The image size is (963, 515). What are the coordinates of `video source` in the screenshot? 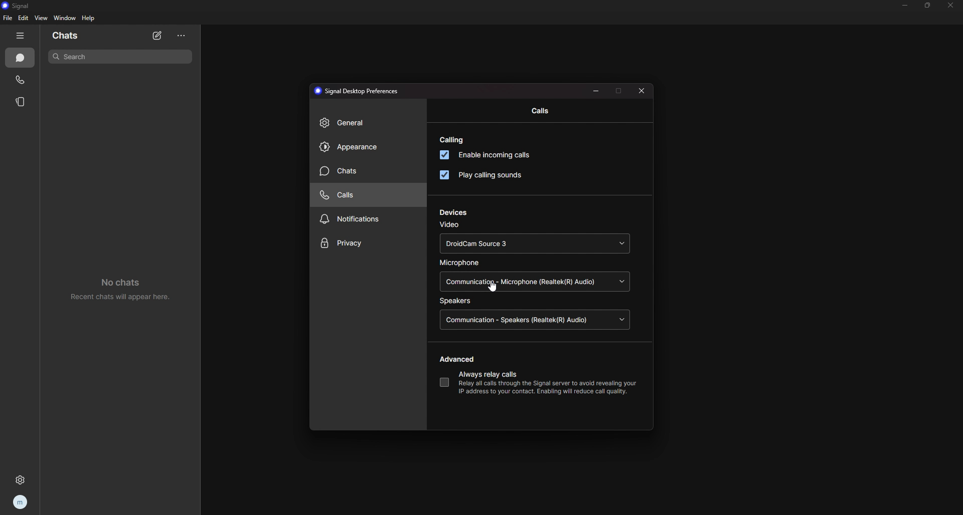 It's located at (534, 243).